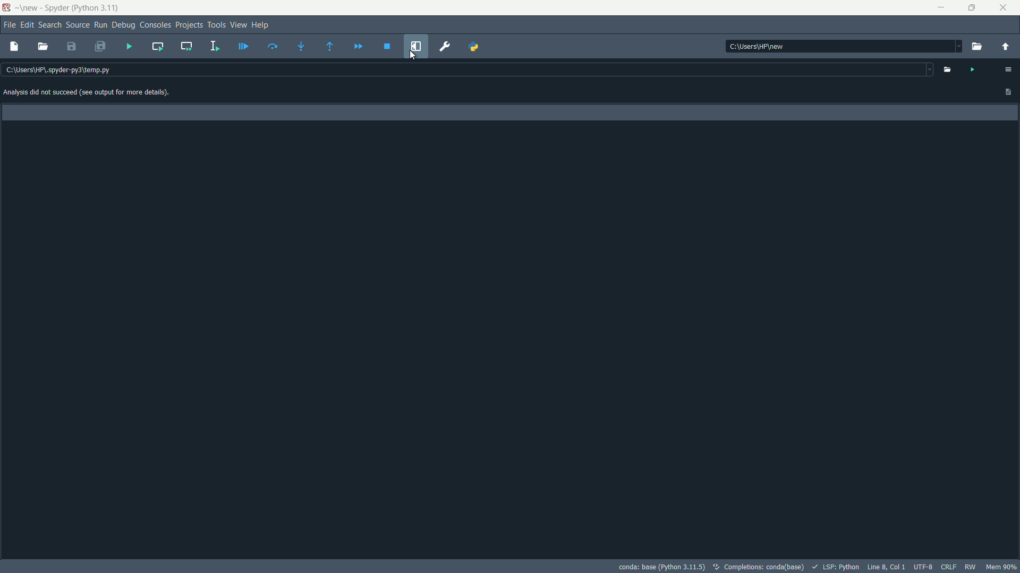  Describe the element at coordinates (971, 567) in the screenshot. I see `rw` at that location.